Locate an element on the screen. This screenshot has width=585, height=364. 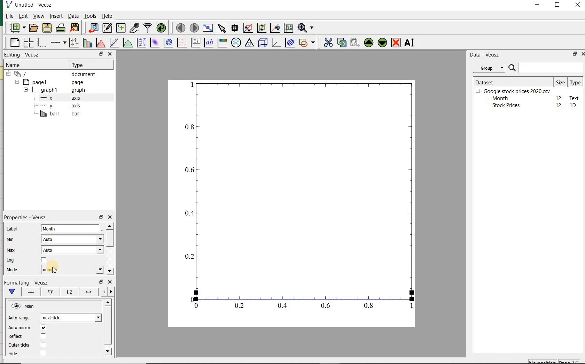
restore is located at coordinates (102, 217).